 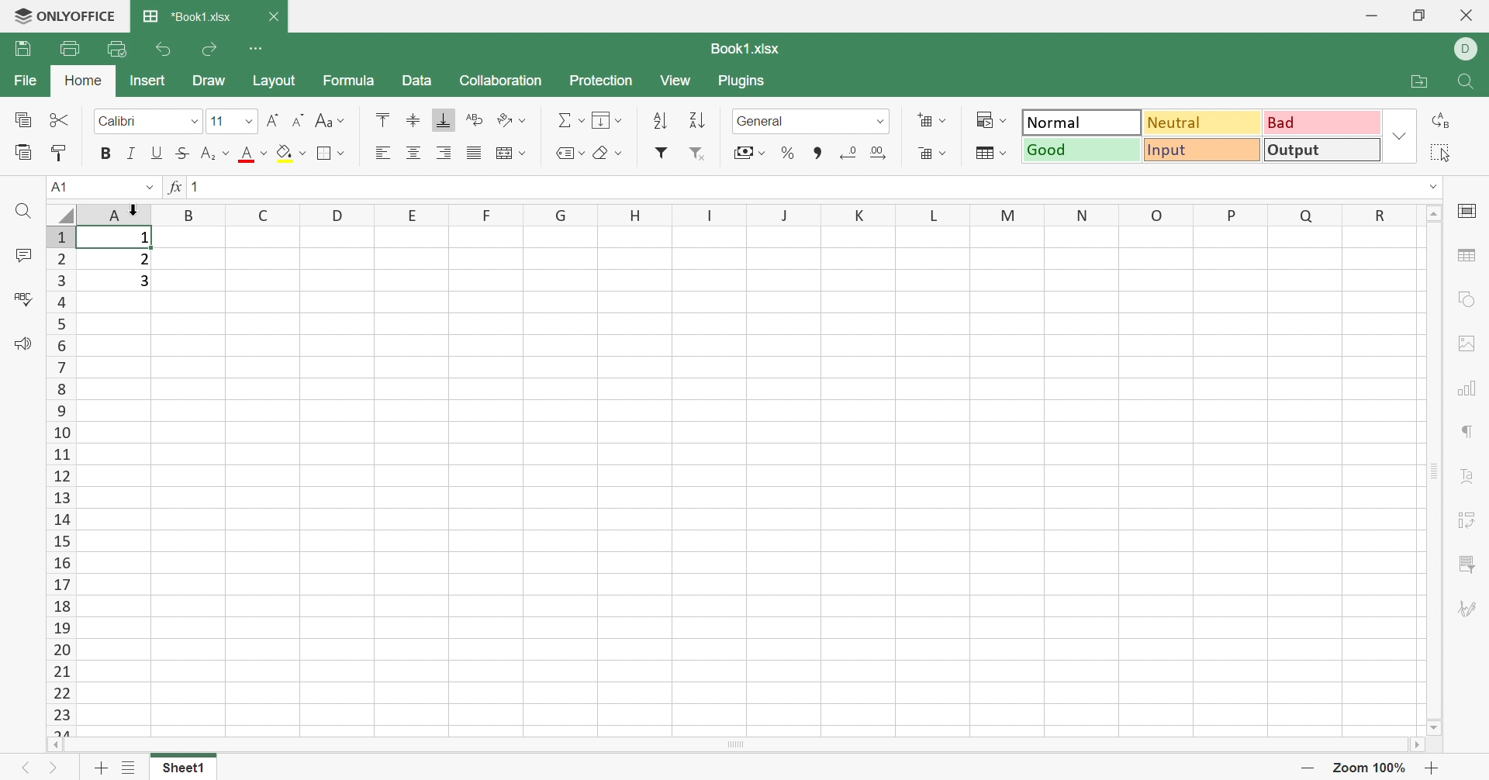 What do you see at coordinates (173, 186) in the screenshot?
I see `fx` at bounding box center [173, 186].